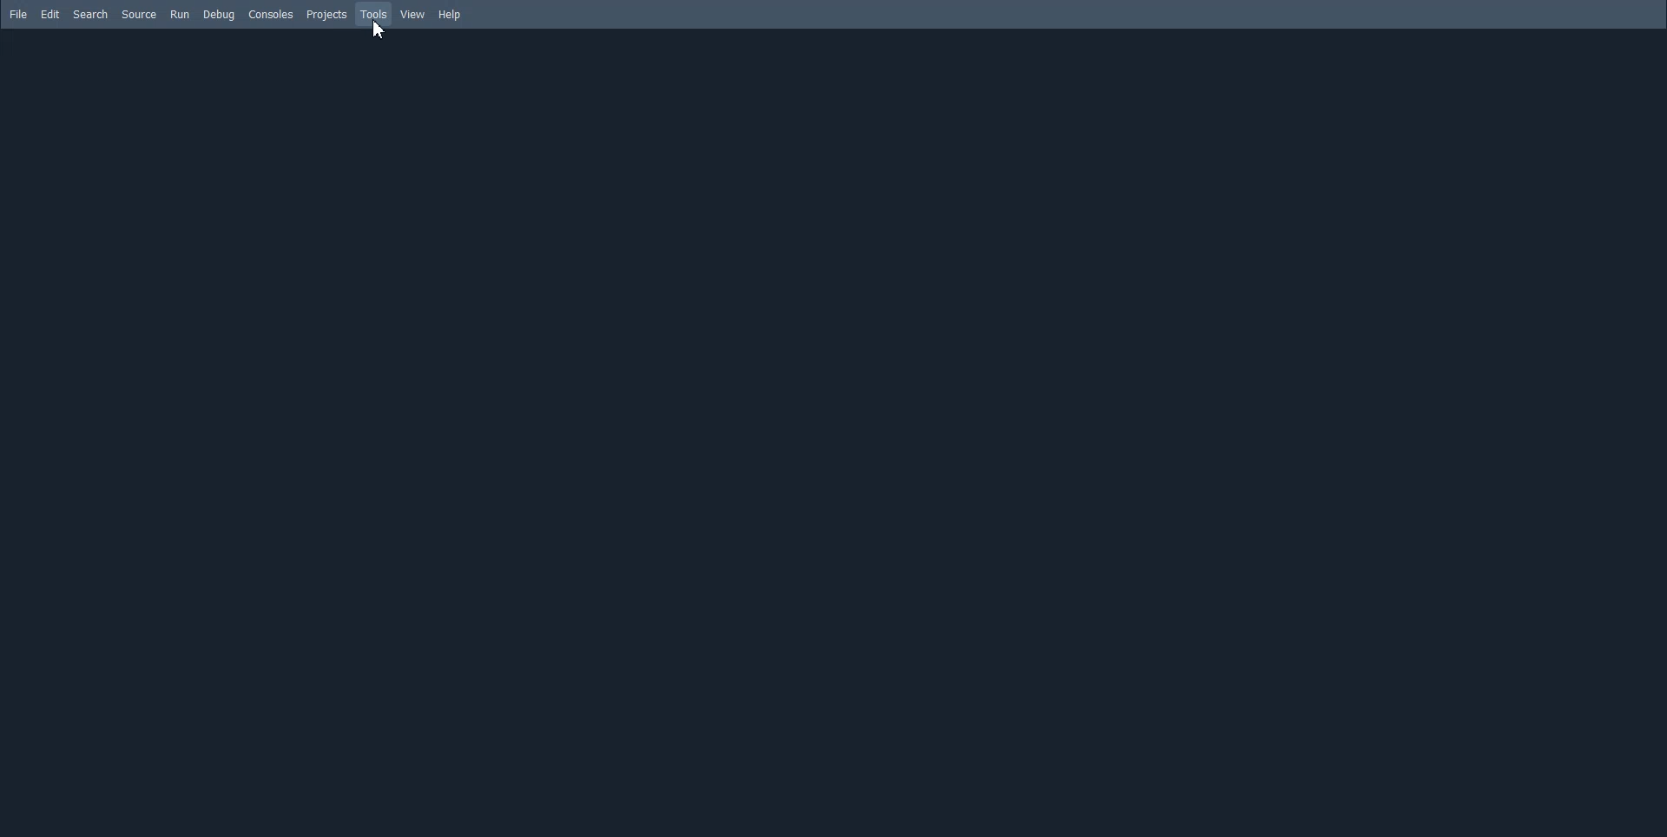 The height and width of the screenshot is (837, 1667). I want to click on Edit, so click(49, 15).